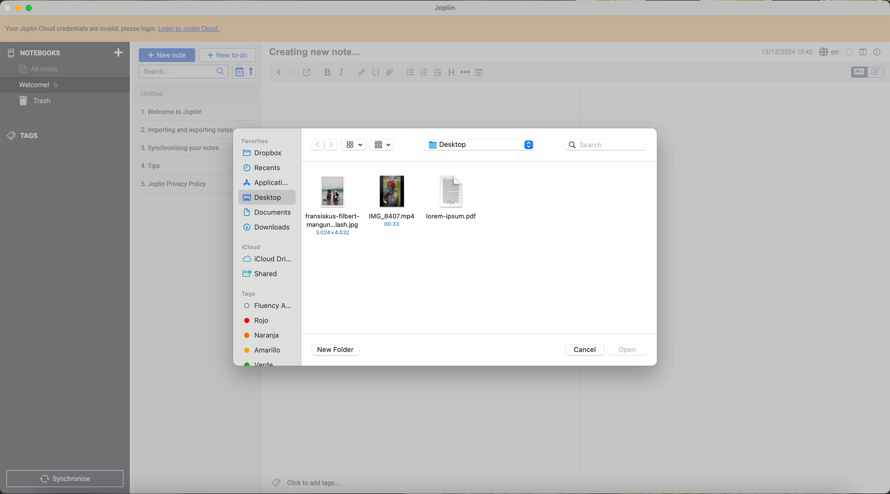 This screenshot has height=494, width=890. I want to click on checkbox, so click(437, 73).